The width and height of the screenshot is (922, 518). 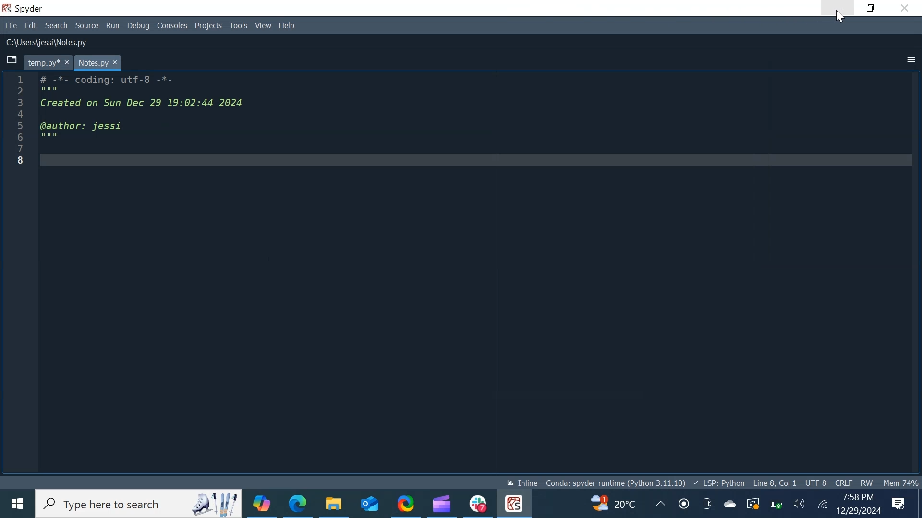 I want to click on Source, so click(x=87, y=26).